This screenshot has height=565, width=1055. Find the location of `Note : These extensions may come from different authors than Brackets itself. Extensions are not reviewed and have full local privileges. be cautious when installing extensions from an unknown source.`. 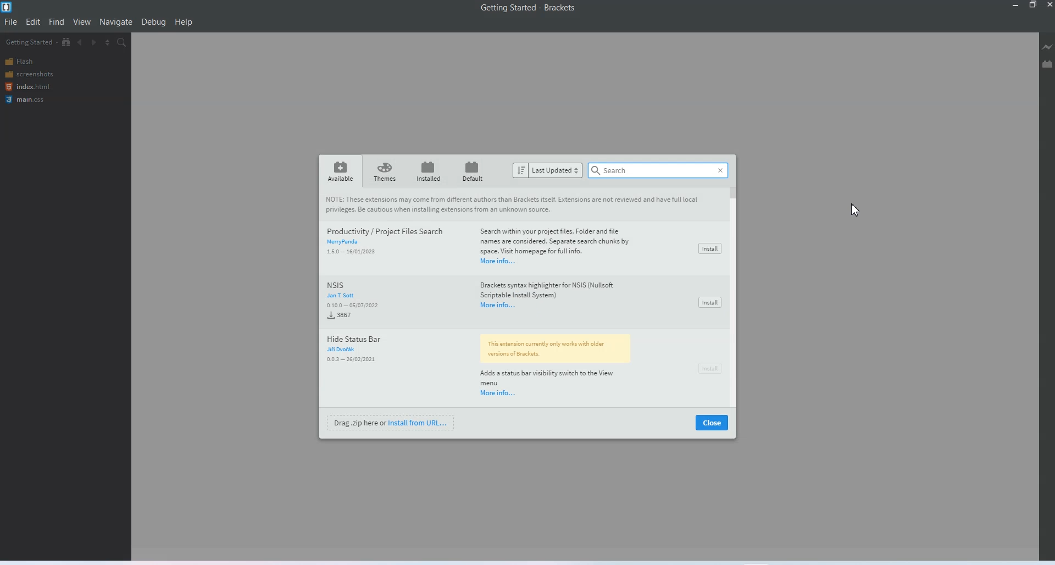

Note : These extensions may come from different authors than Brackets itself. Extensions are not reviewed and have full local privileges. be cautious when installing extensions from an unknown source. is located at coordinates (518, 203).